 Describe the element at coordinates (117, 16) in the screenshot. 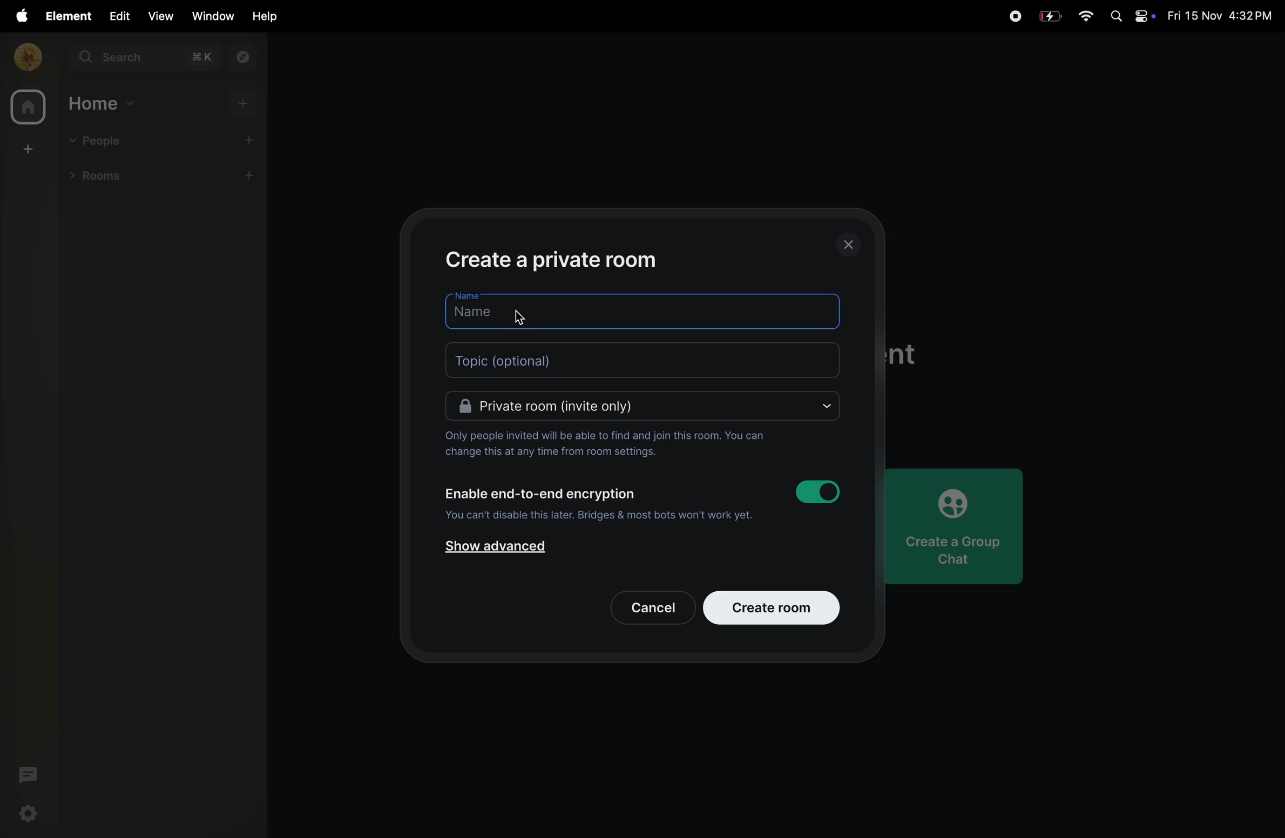

I see `edit` at that location.